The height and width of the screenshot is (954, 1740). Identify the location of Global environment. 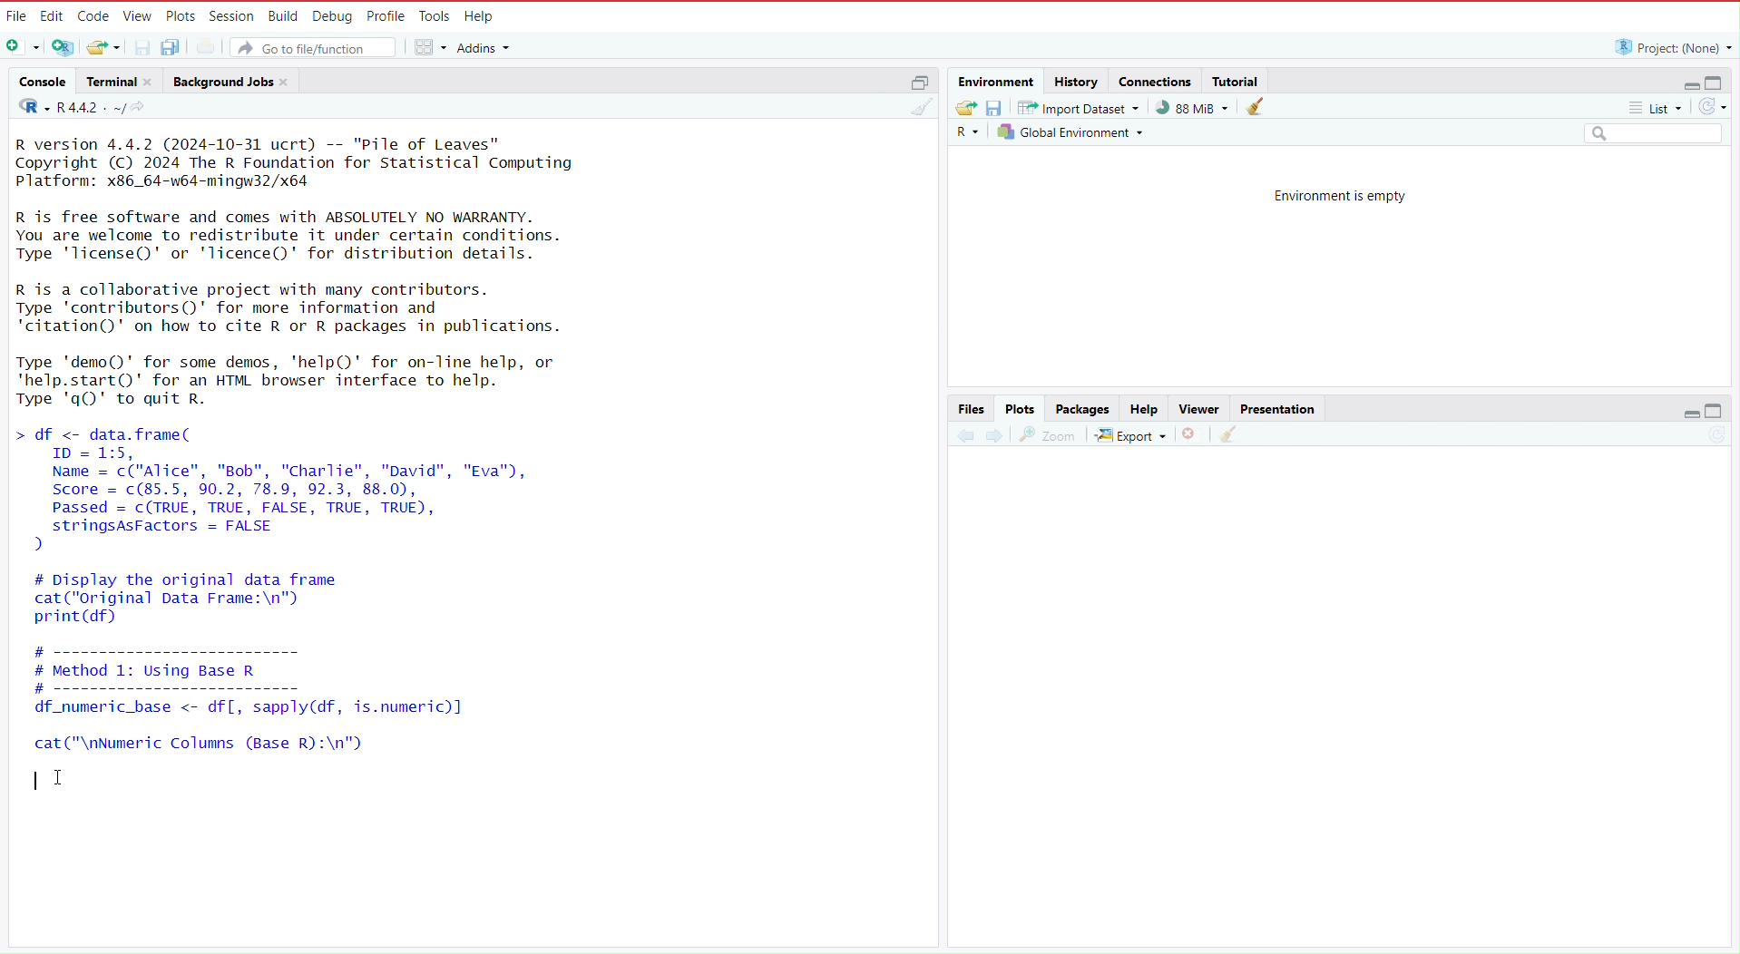
(1071, 133).